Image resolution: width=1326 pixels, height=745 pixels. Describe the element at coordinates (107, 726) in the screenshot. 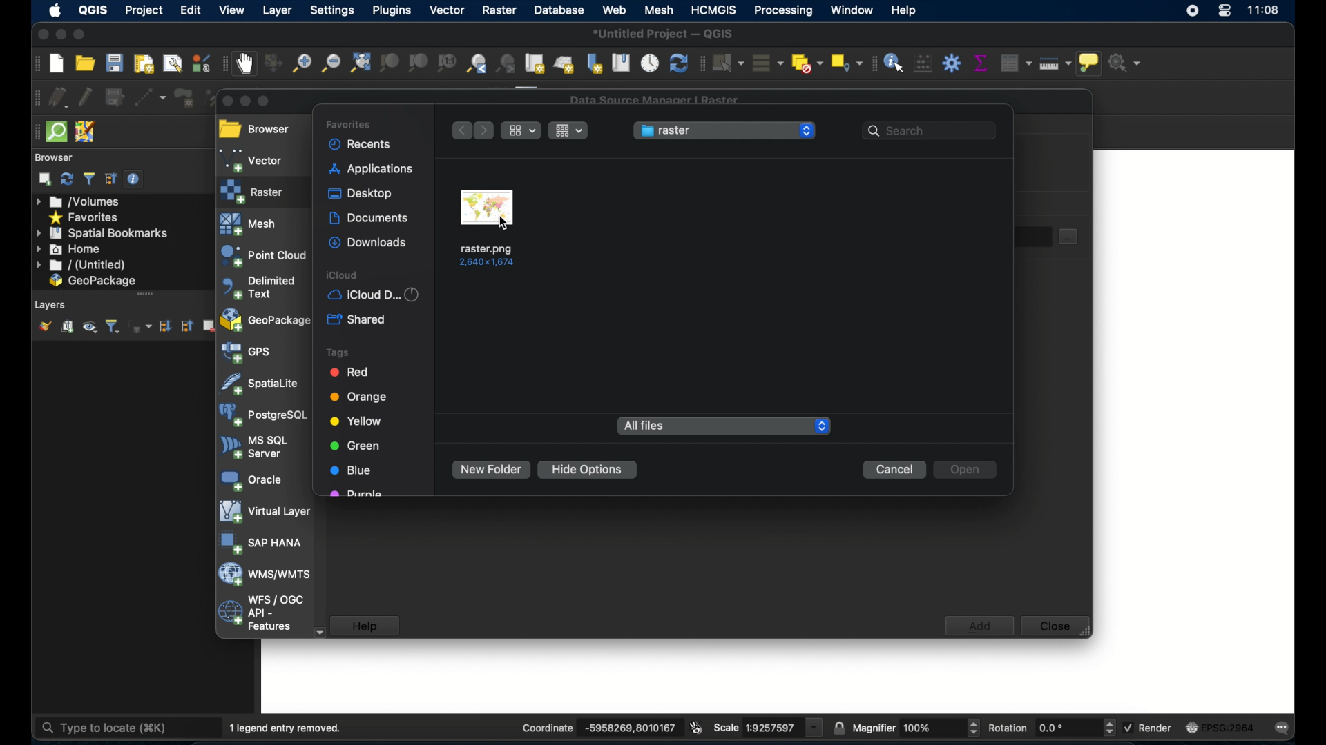

I see `type to locate` at that location.